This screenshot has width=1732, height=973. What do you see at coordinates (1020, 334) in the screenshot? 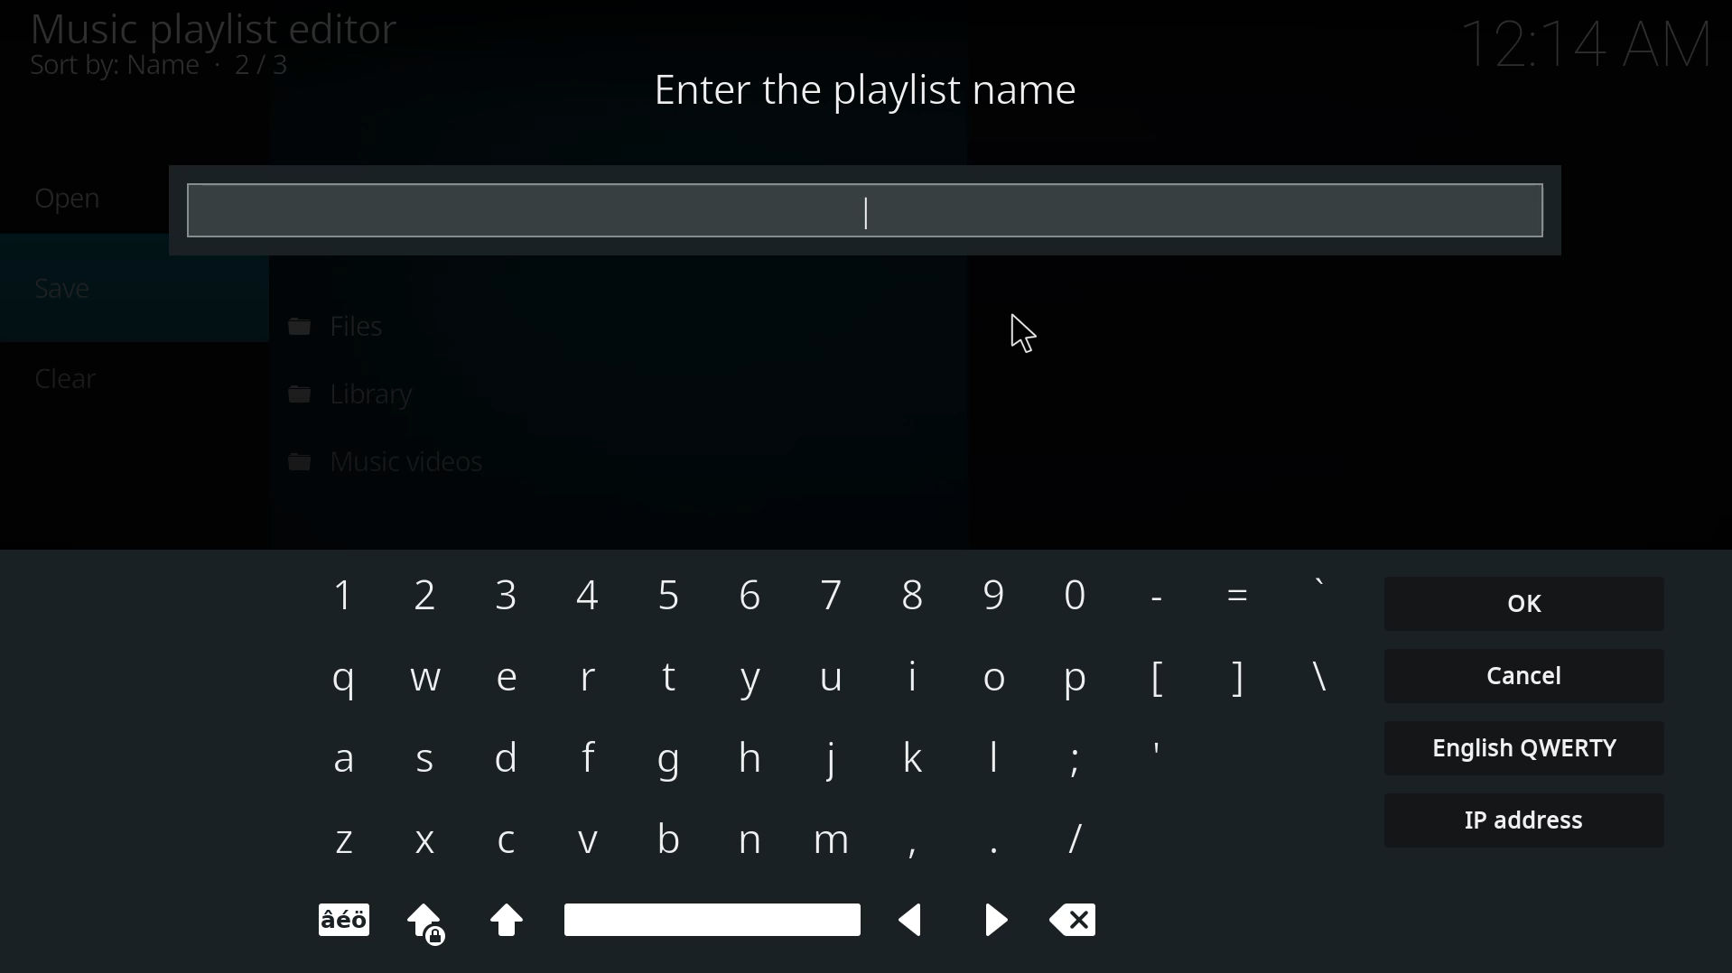
I see `cursor` at bounding box center [1020, 334].